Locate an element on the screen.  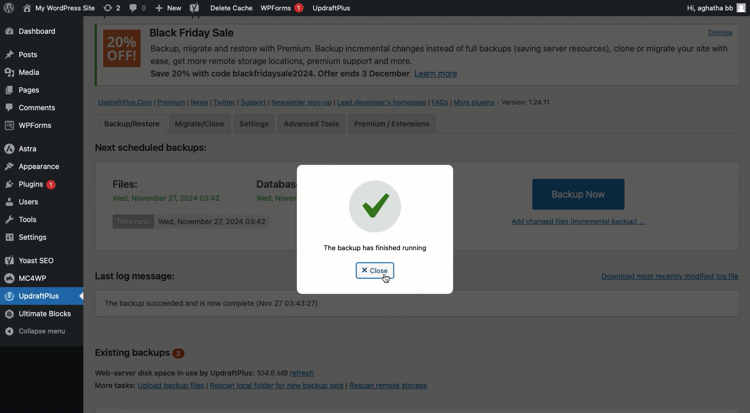
WPForms is located at coordinates (30, 126).